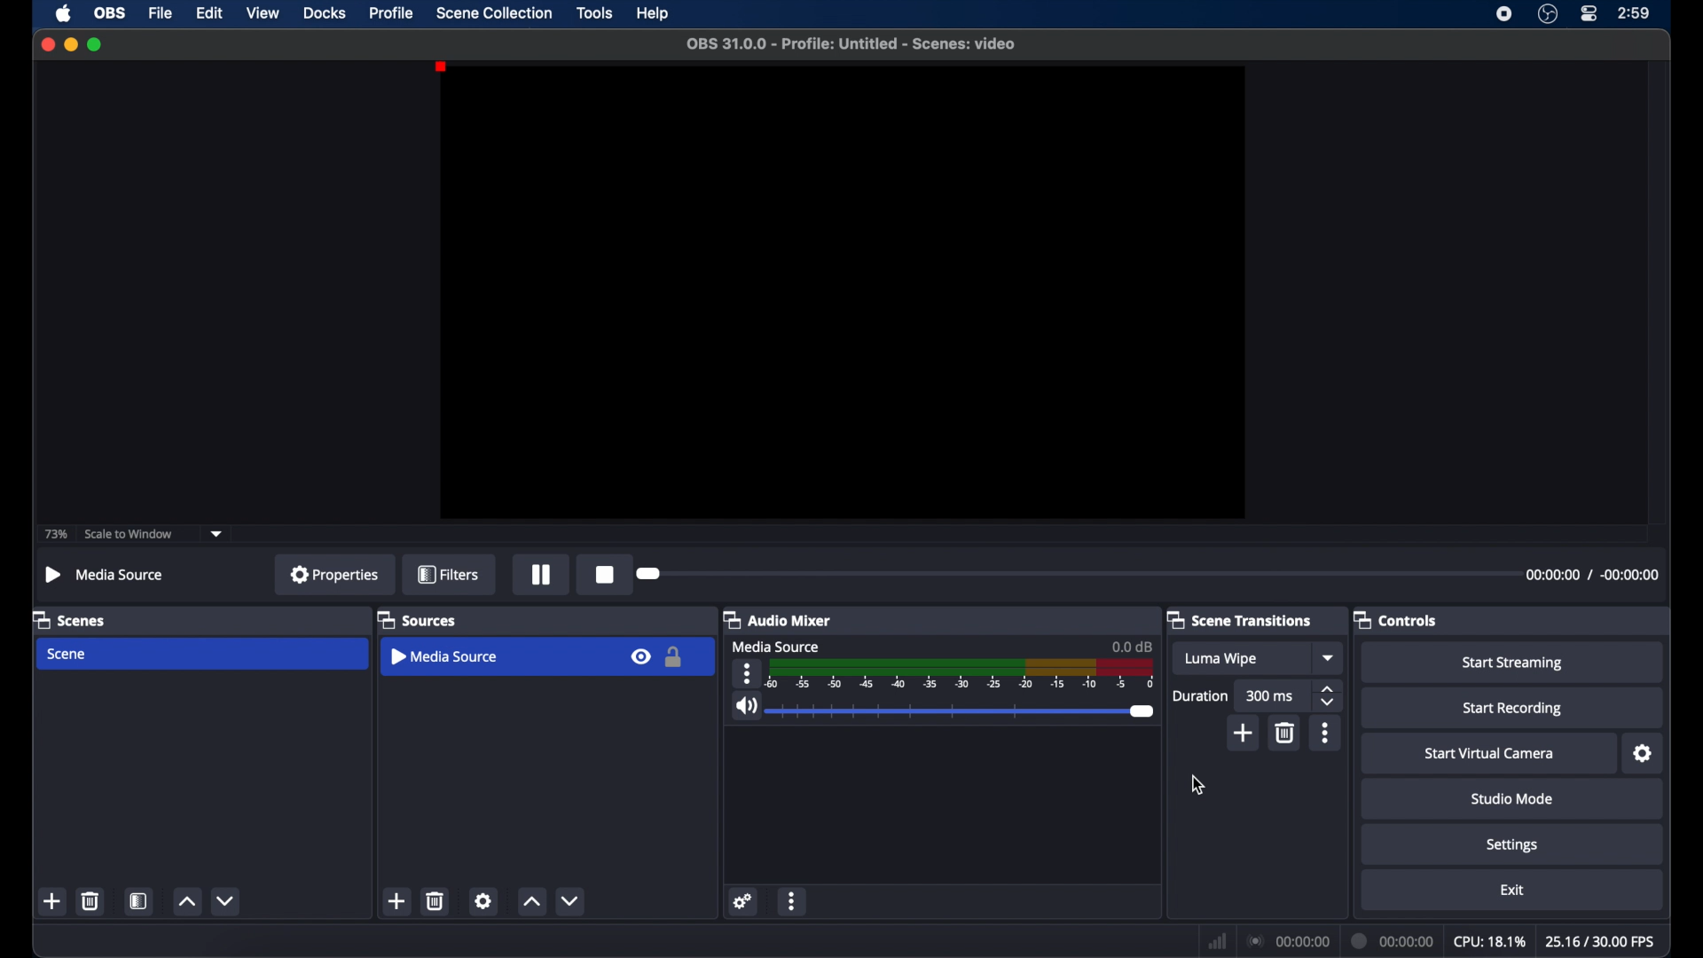 Image resolution: width=1703 pixels, height=958 pixels. Describe the element at coordinates (161, 14) in the screenshot. I see `file` at that location.